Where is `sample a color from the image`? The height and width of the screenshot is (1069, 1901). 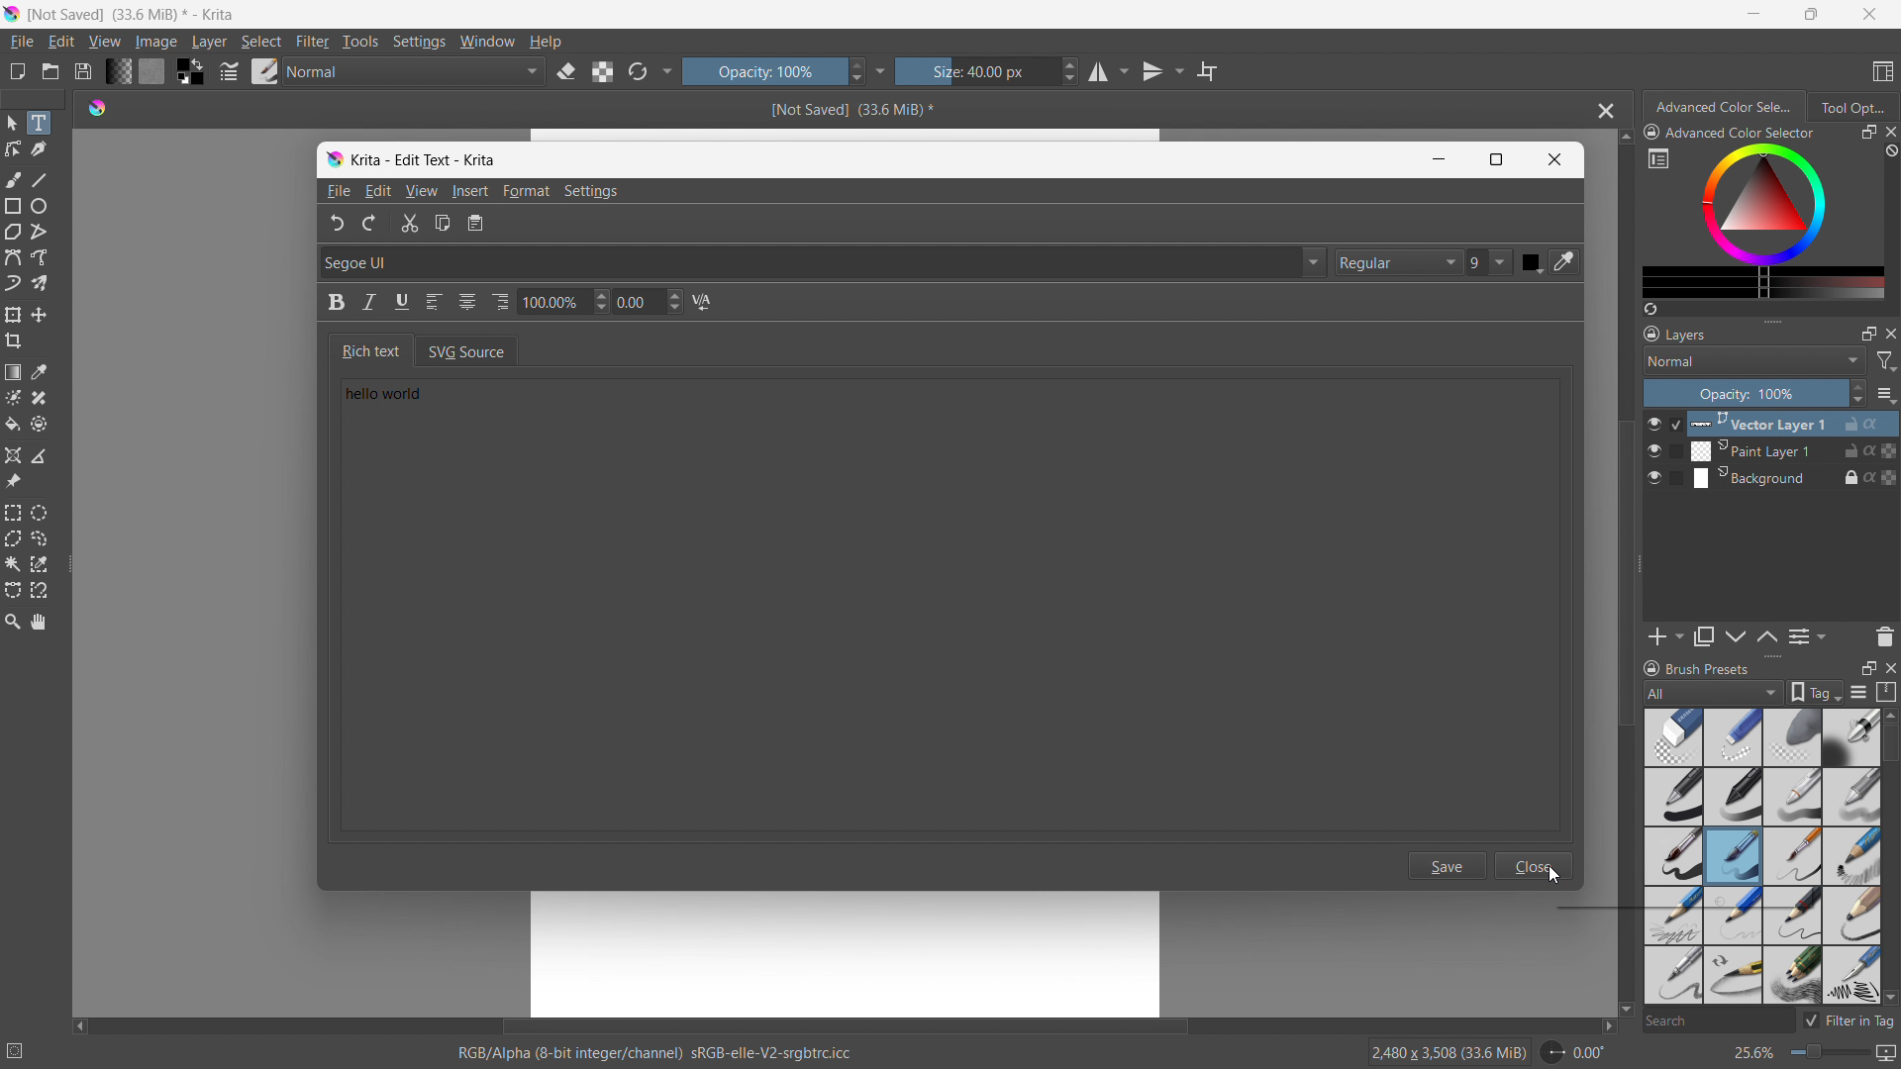
sample a color from the image is located at coordinates (40, 372).